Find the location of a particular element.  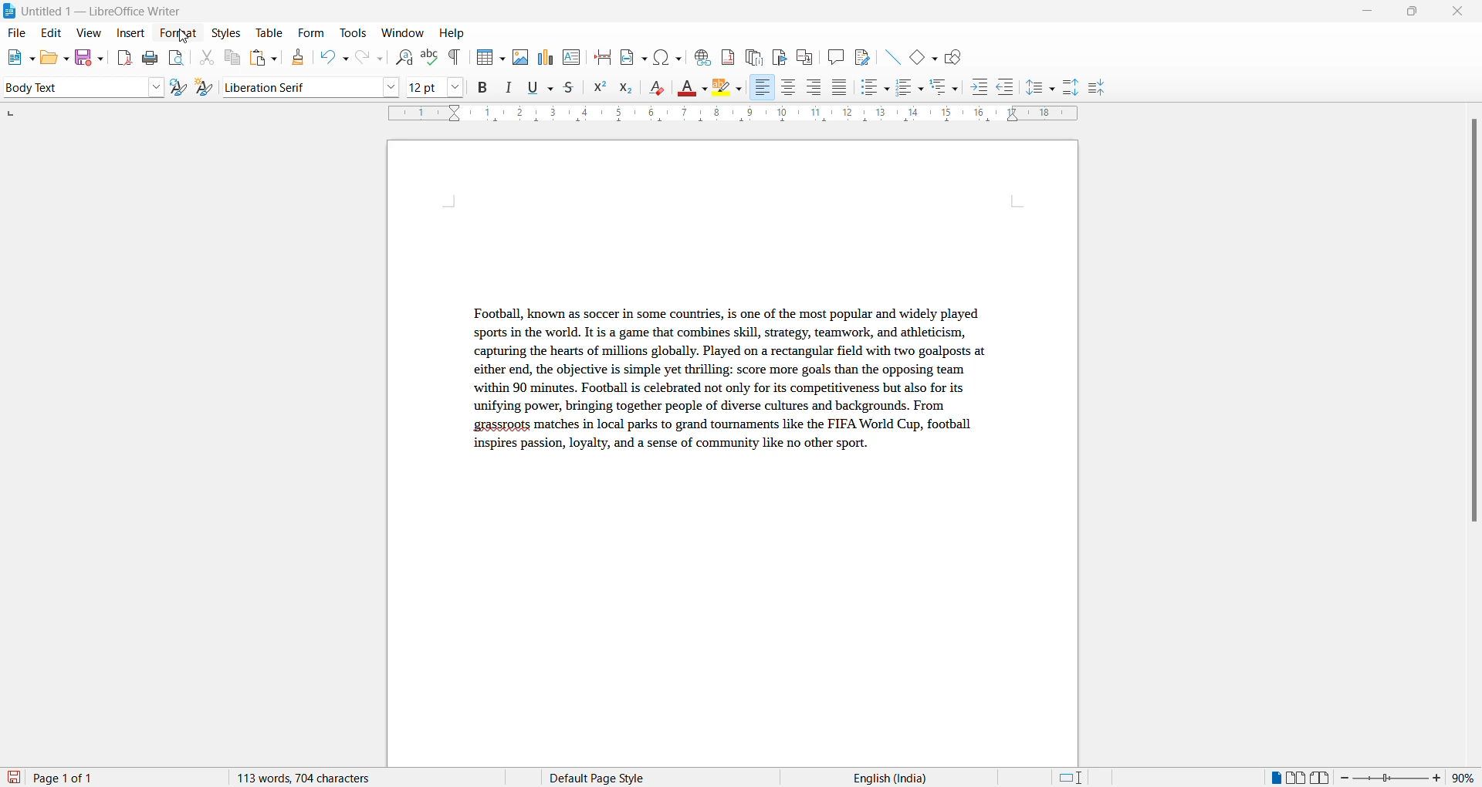

cursor is located at coordinates (186, 39).